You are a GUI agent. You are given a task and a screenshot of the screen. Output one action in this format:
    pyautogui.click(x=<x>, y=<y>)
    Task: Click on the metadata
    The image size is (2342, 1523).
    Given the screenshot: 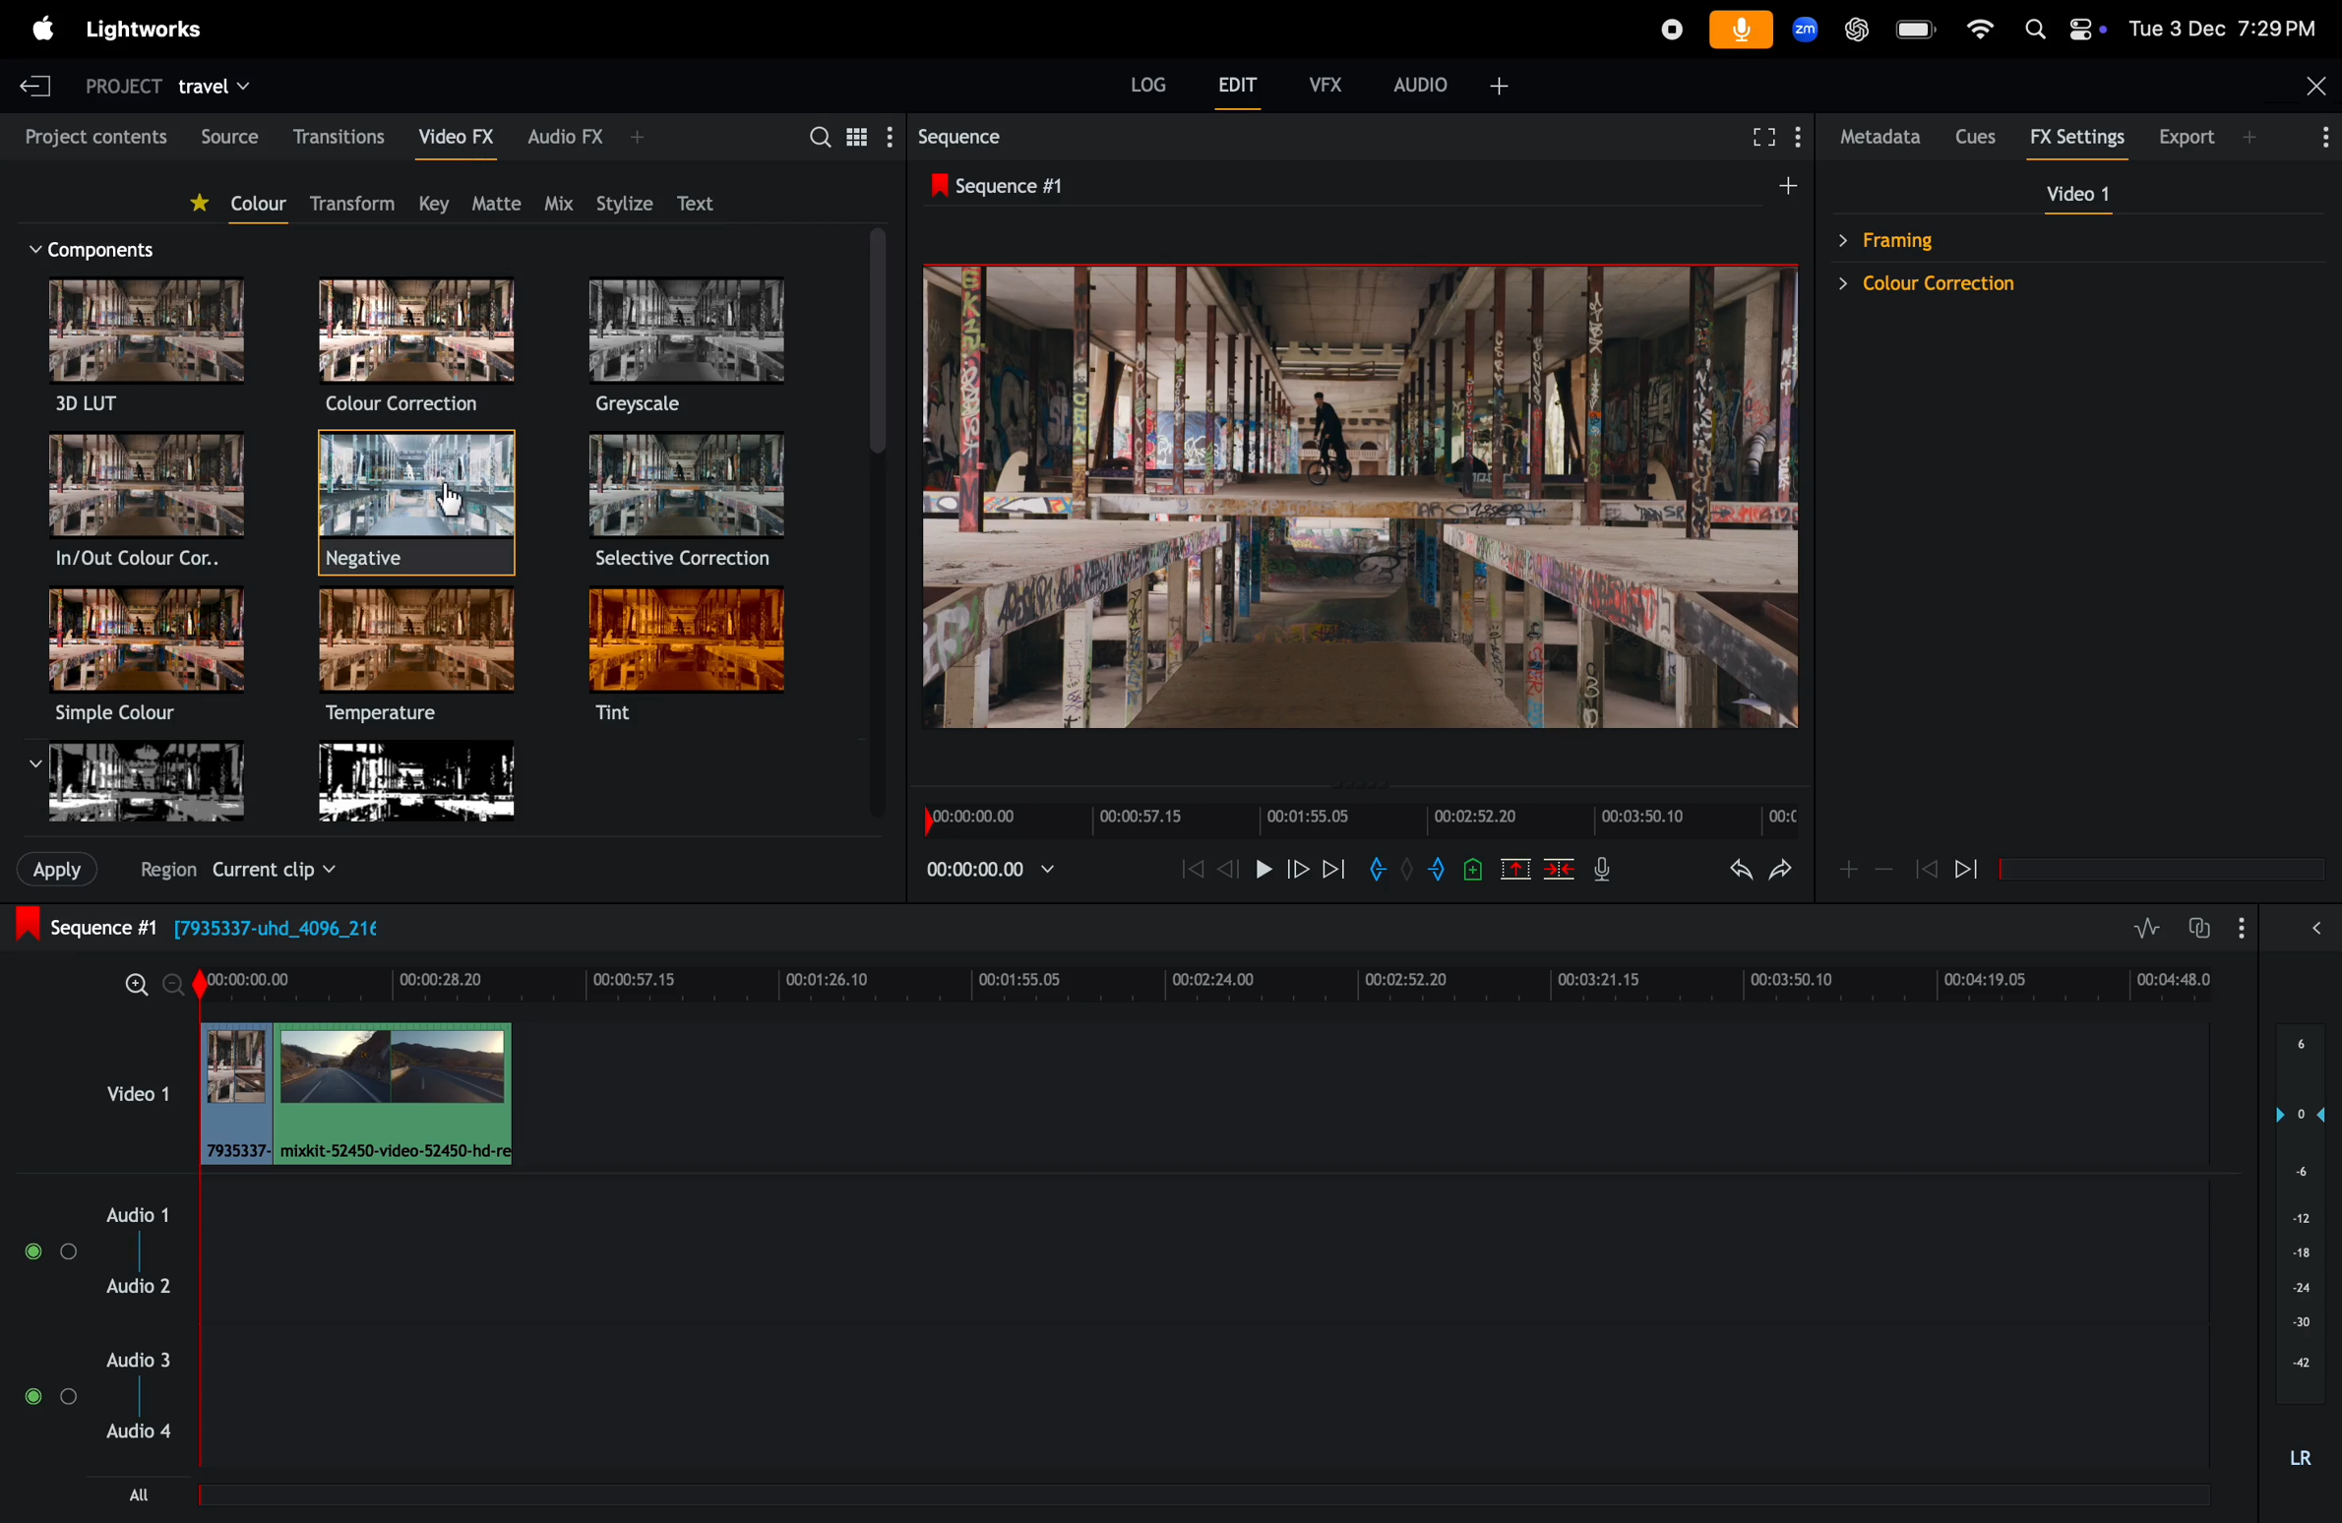 What is the action you would take?
    pyautogui.click(x=1882, y=136)
    